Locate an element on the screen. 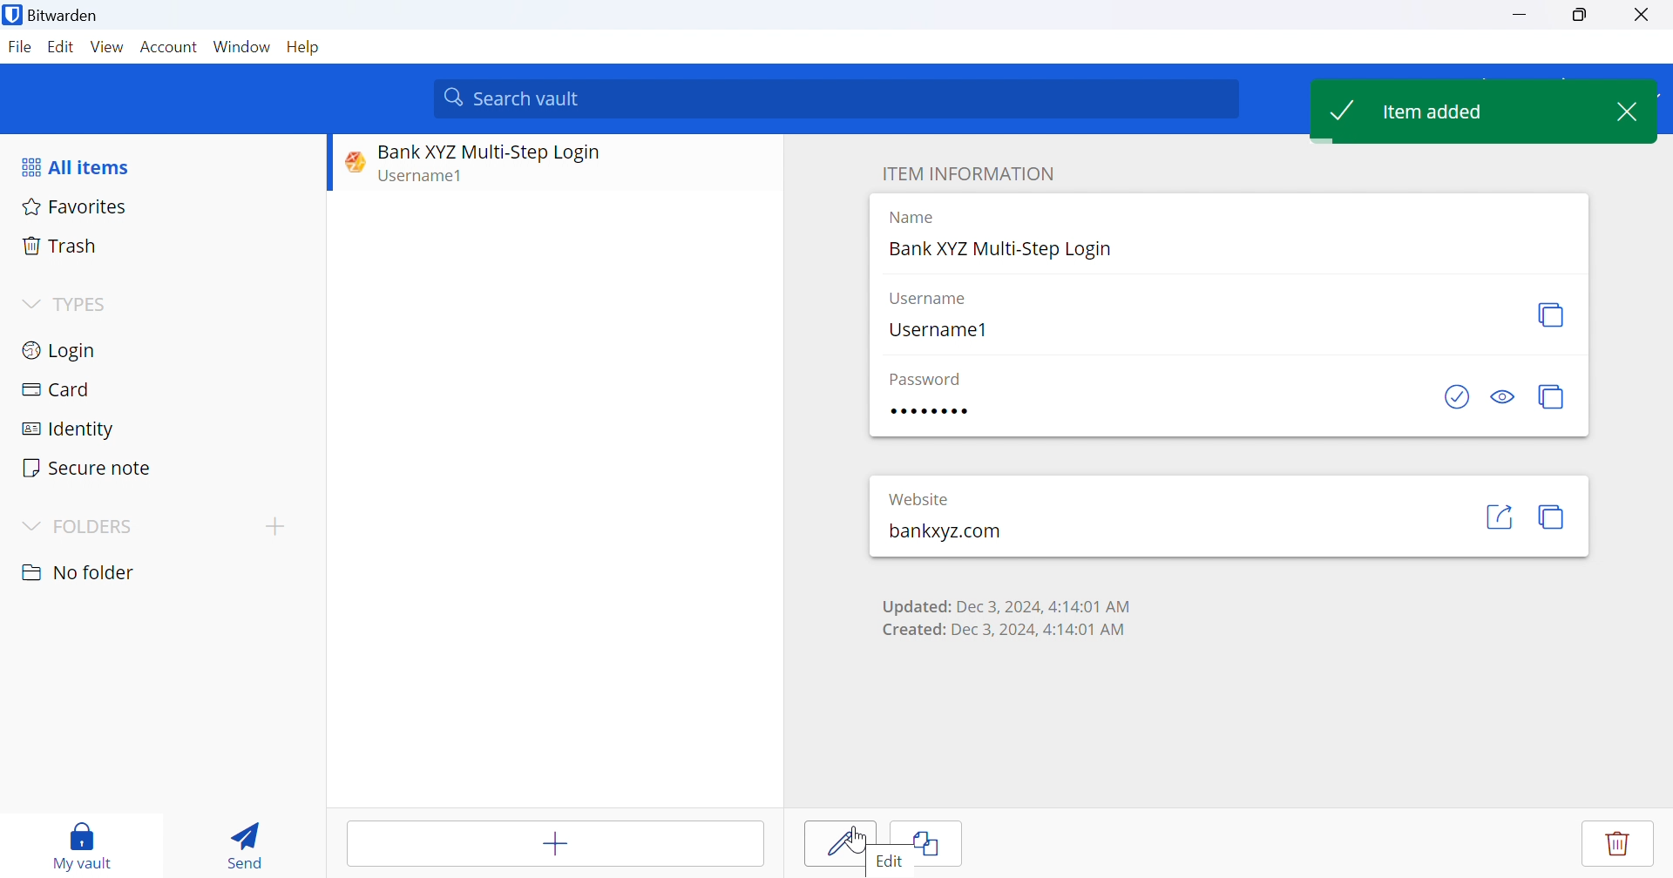 Image resolution: width=1673 pixels, height=878 pixels. Close is located at coordinates (1644, 17).